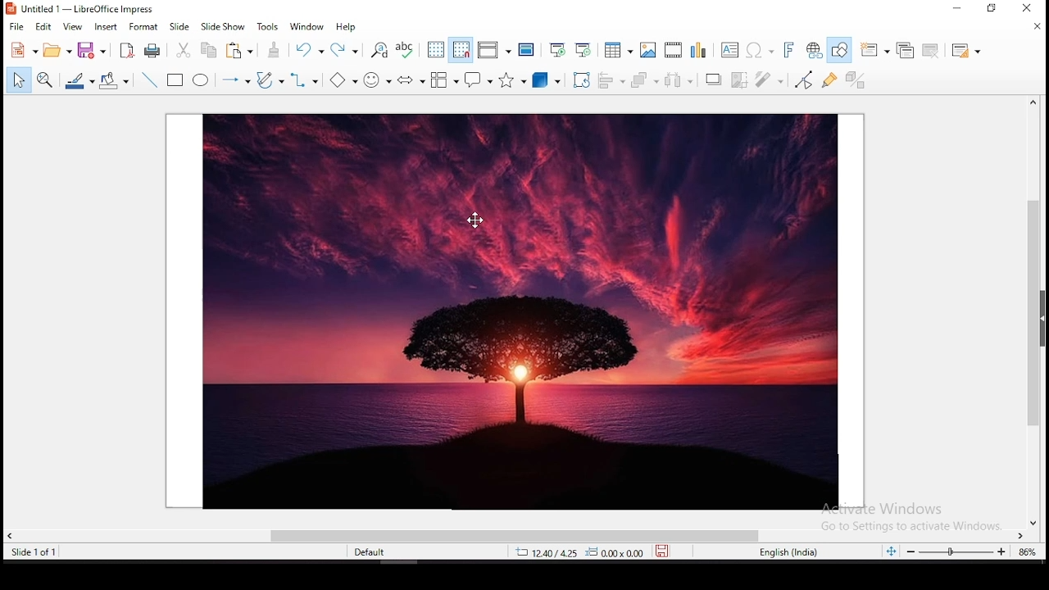 This screenshot has width=1049, height=590. What do you see at coordinates (517, 534) in the screenshot?
I see `scroll bar` at bounding box center [517, 534].